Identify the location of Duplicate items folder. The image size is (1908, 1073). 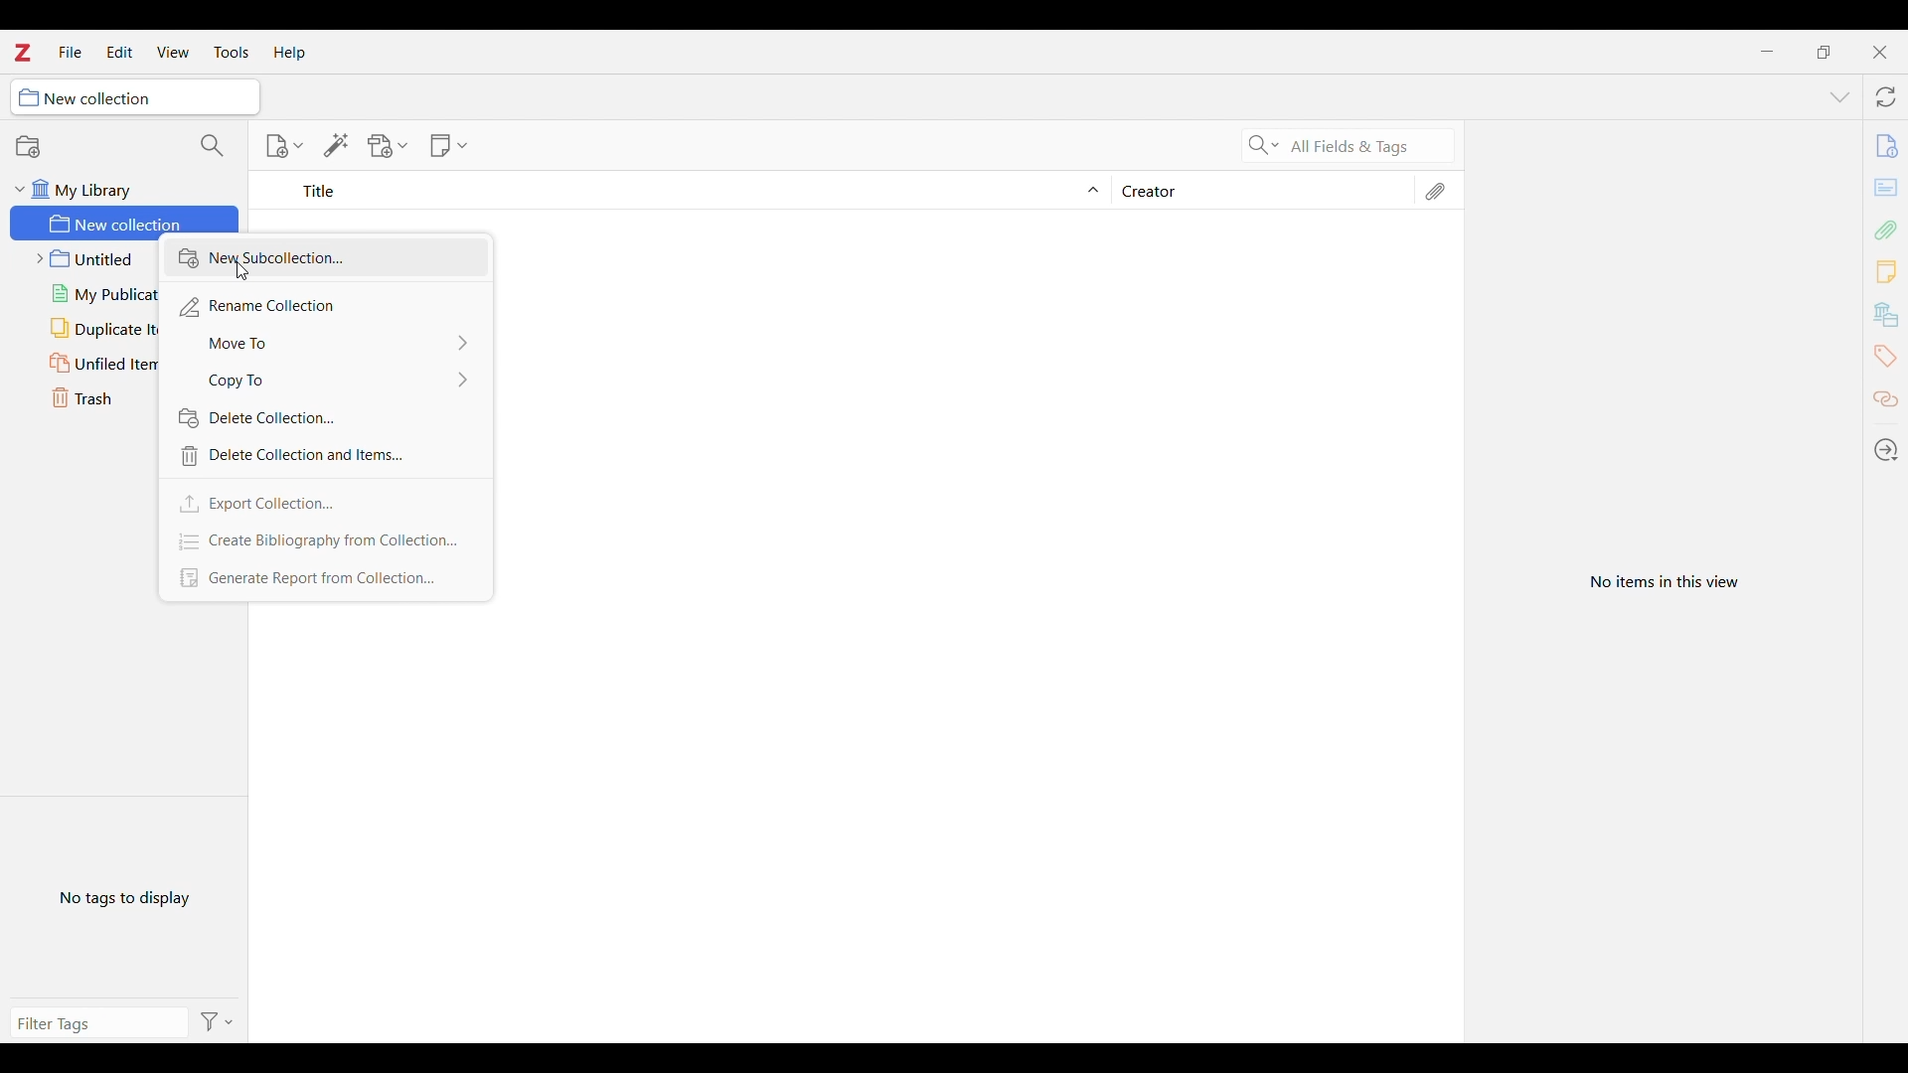
(84, 329).